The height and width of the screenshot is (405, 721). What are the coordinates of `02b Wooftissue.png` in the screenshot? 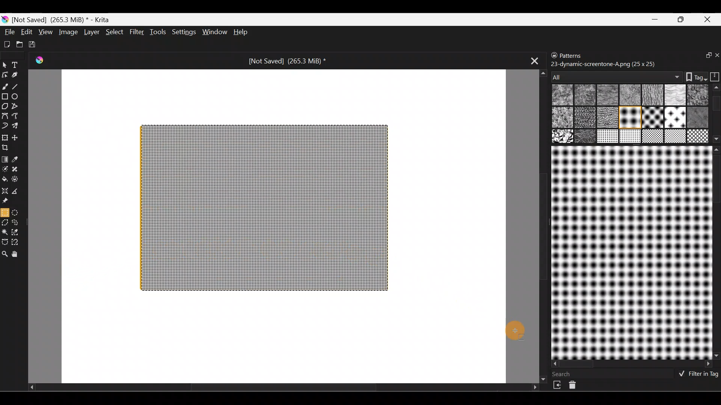 It's located at (606, 95).